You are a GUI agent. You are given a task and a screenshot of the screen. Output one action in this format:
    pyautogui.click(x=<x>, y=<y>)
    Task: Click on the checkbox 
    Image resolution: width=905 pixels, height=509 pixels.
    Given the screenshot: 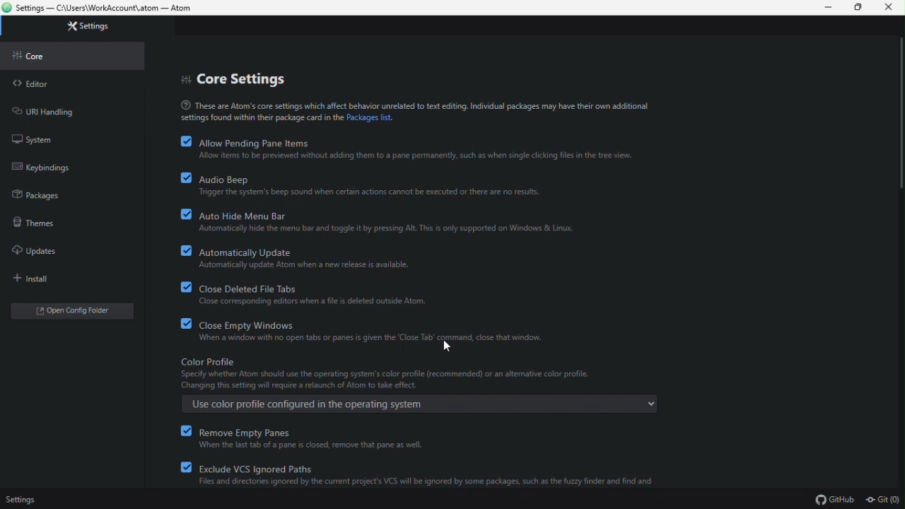 What is the action you would take?
    pyautogui.click(x=185, y=178)
    